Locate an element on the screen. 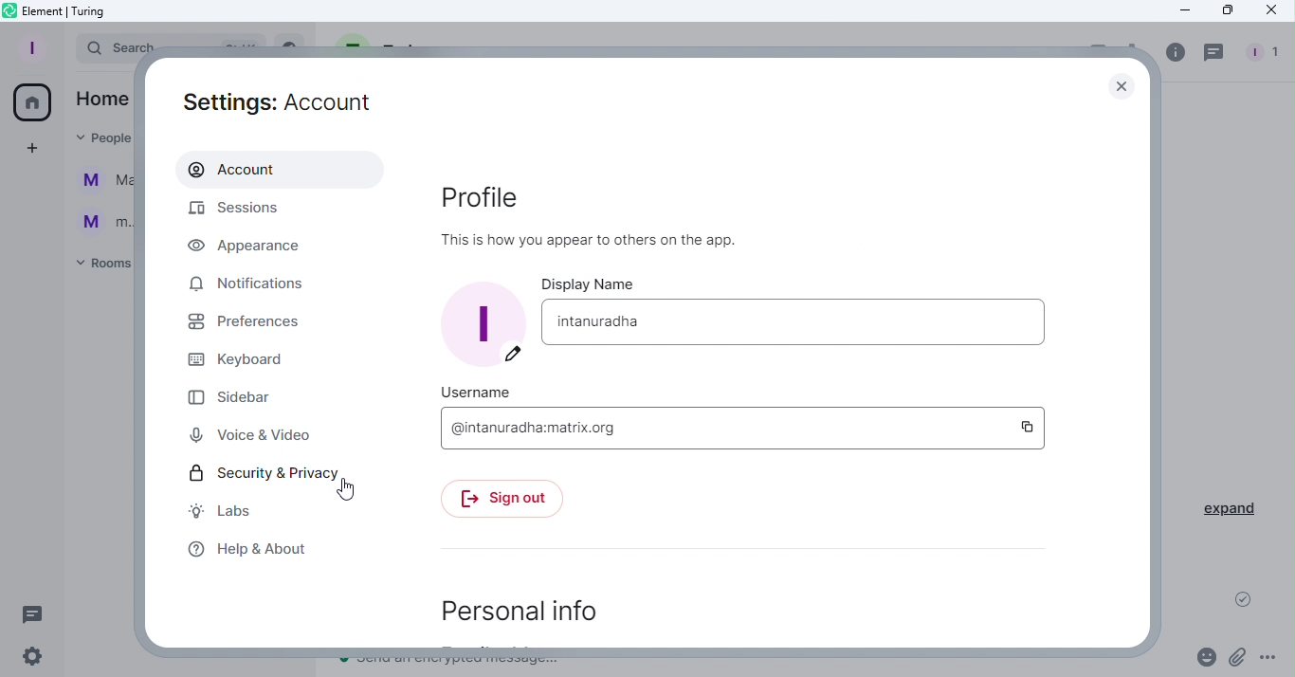 The width and height of the screenshot is (1295, 677). Settings: Account is located at coordinates (264, 101).